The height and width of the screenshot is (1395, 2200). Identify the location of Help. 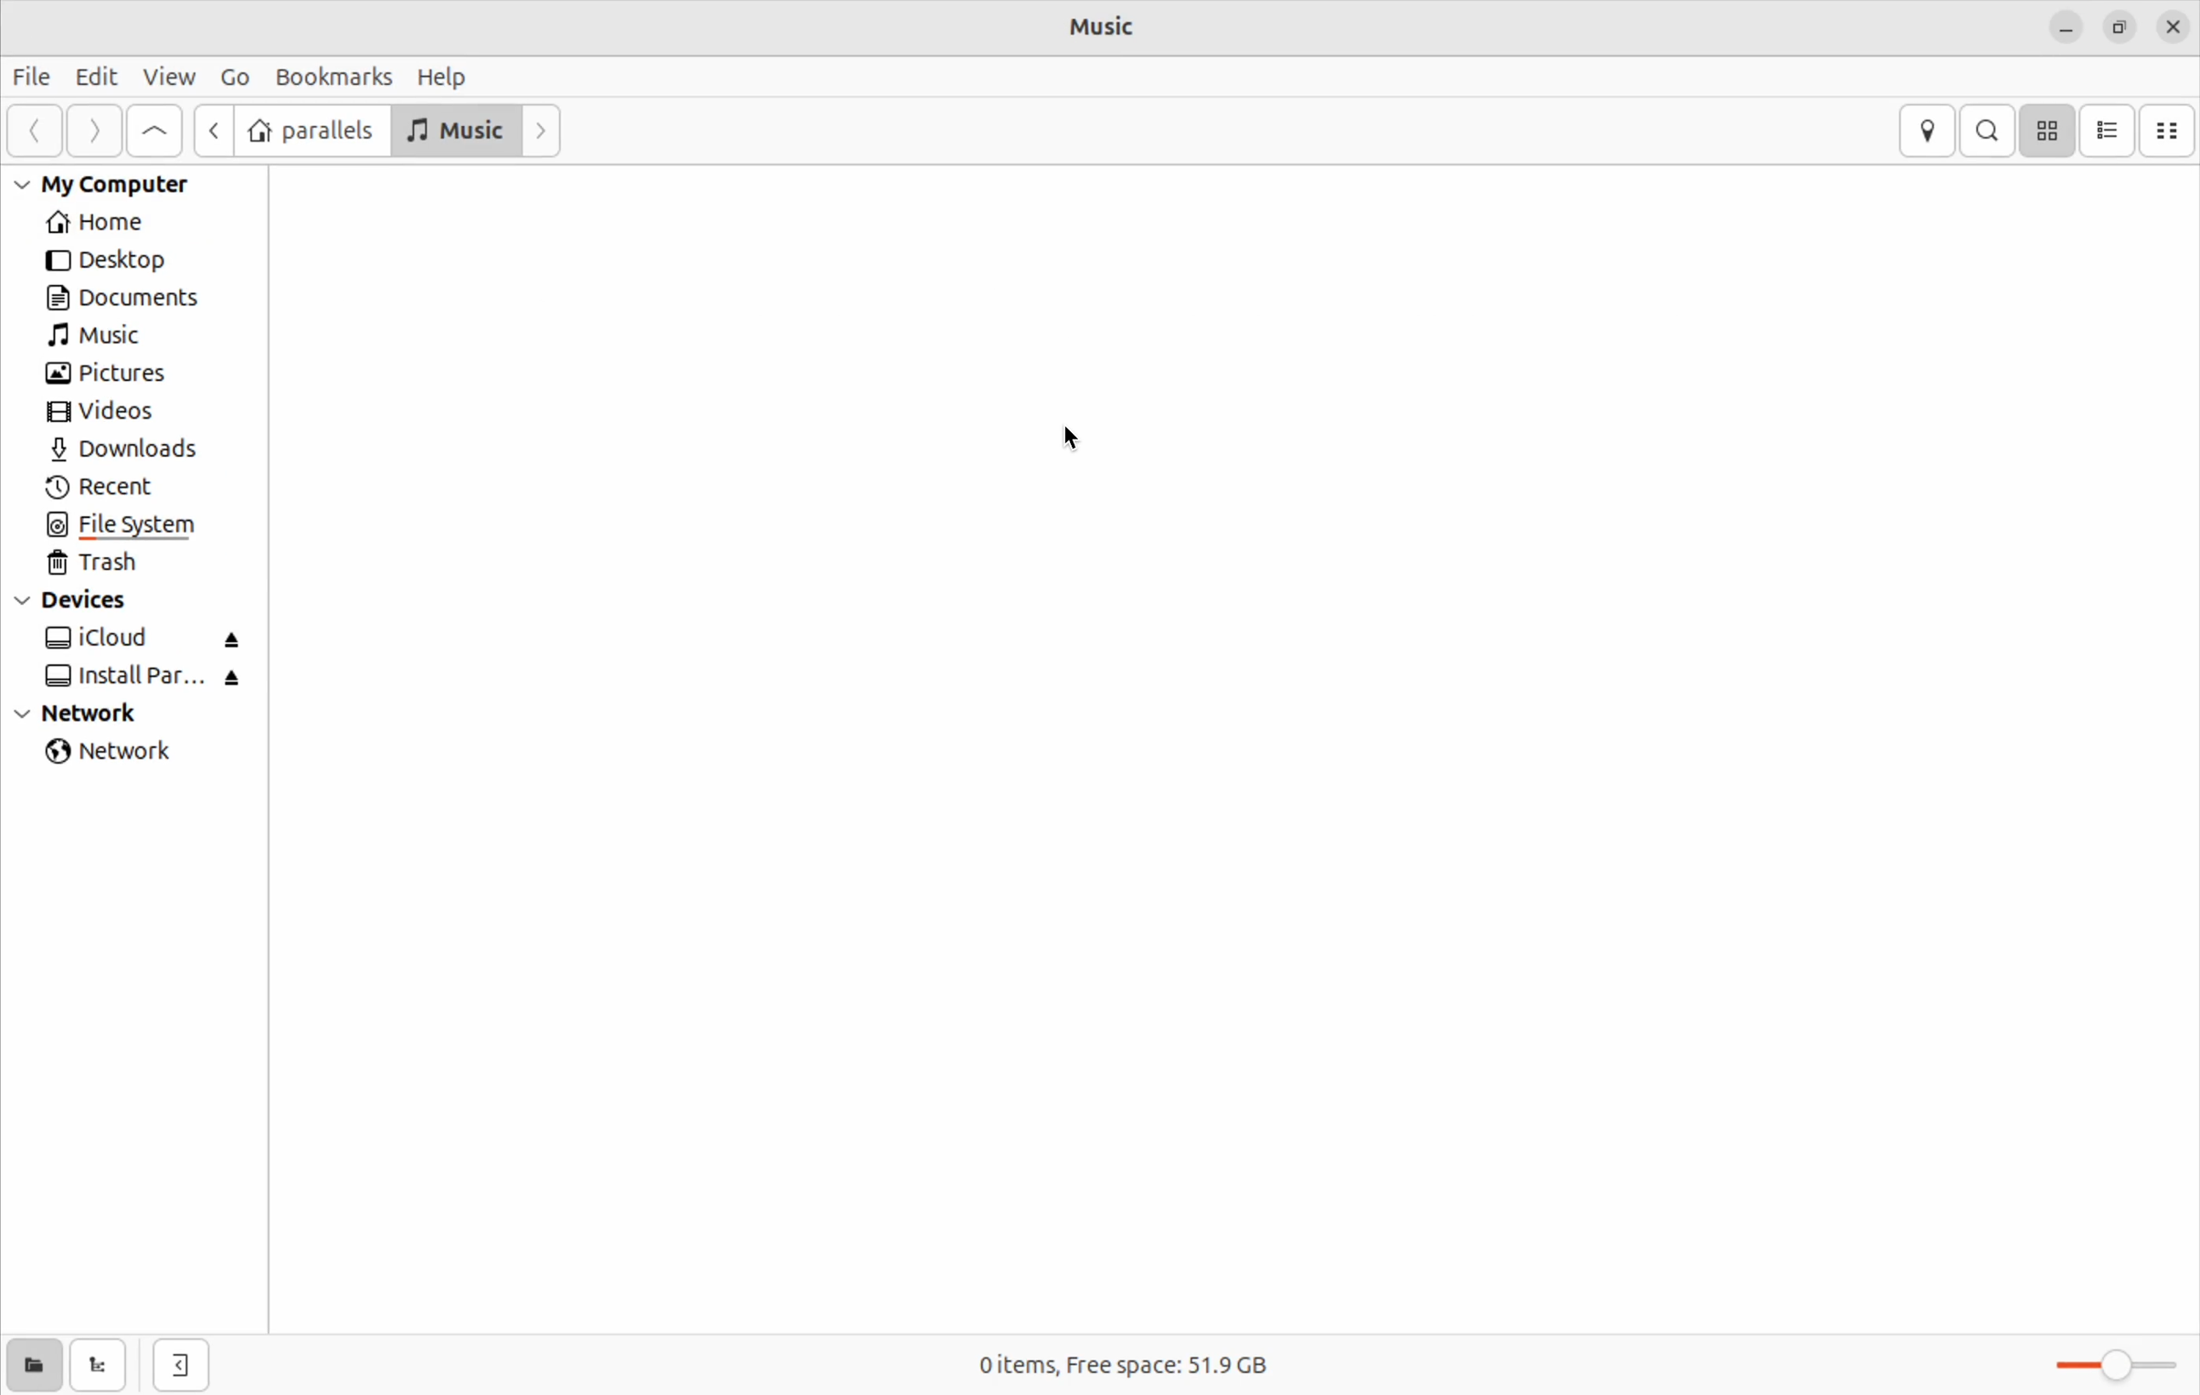
(445, 78).